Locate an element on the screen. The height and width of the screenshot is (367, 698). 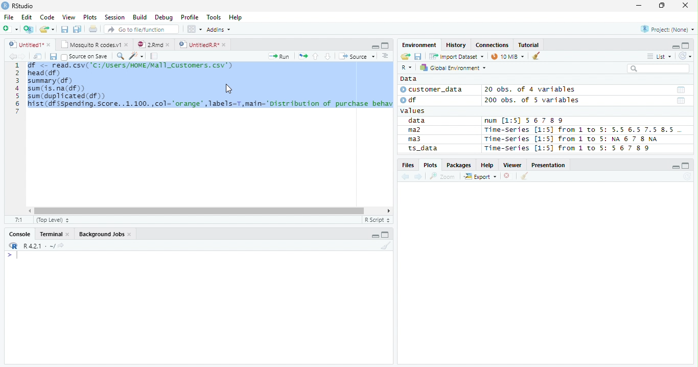
Minimize is located at coordinates (638, 7).